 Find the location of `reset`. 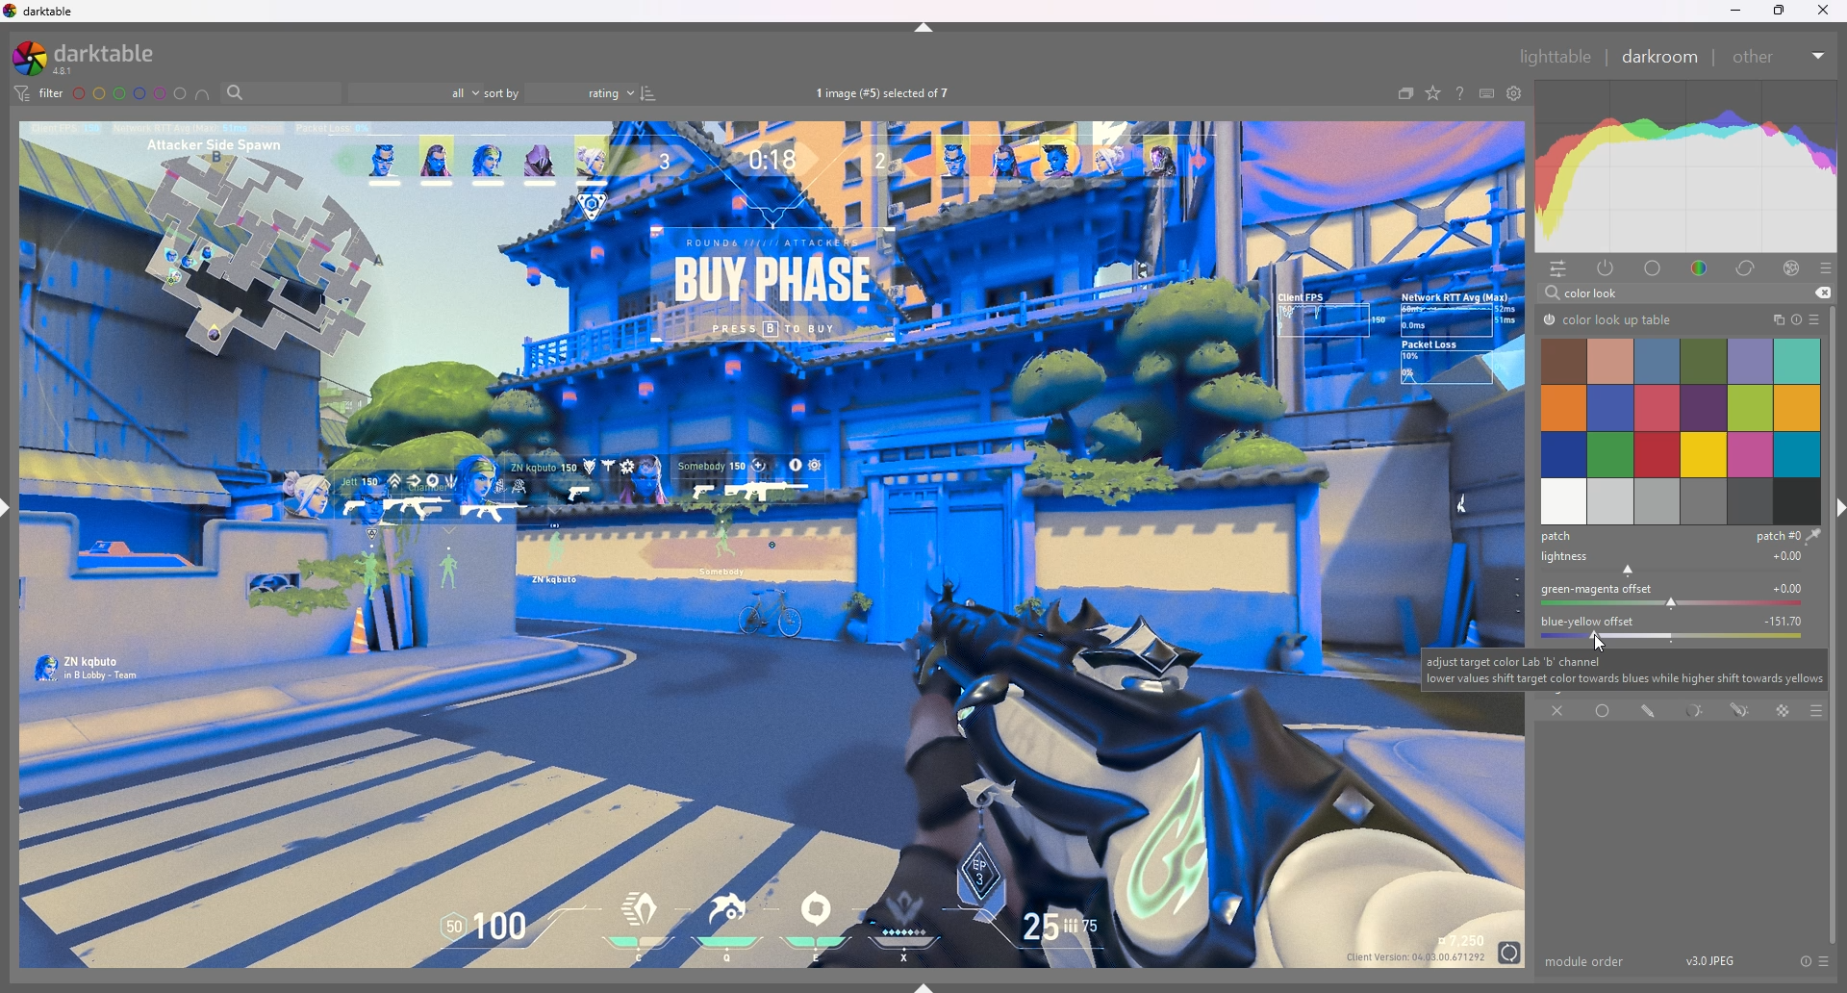

reset is located at coordinates (1805, 960).